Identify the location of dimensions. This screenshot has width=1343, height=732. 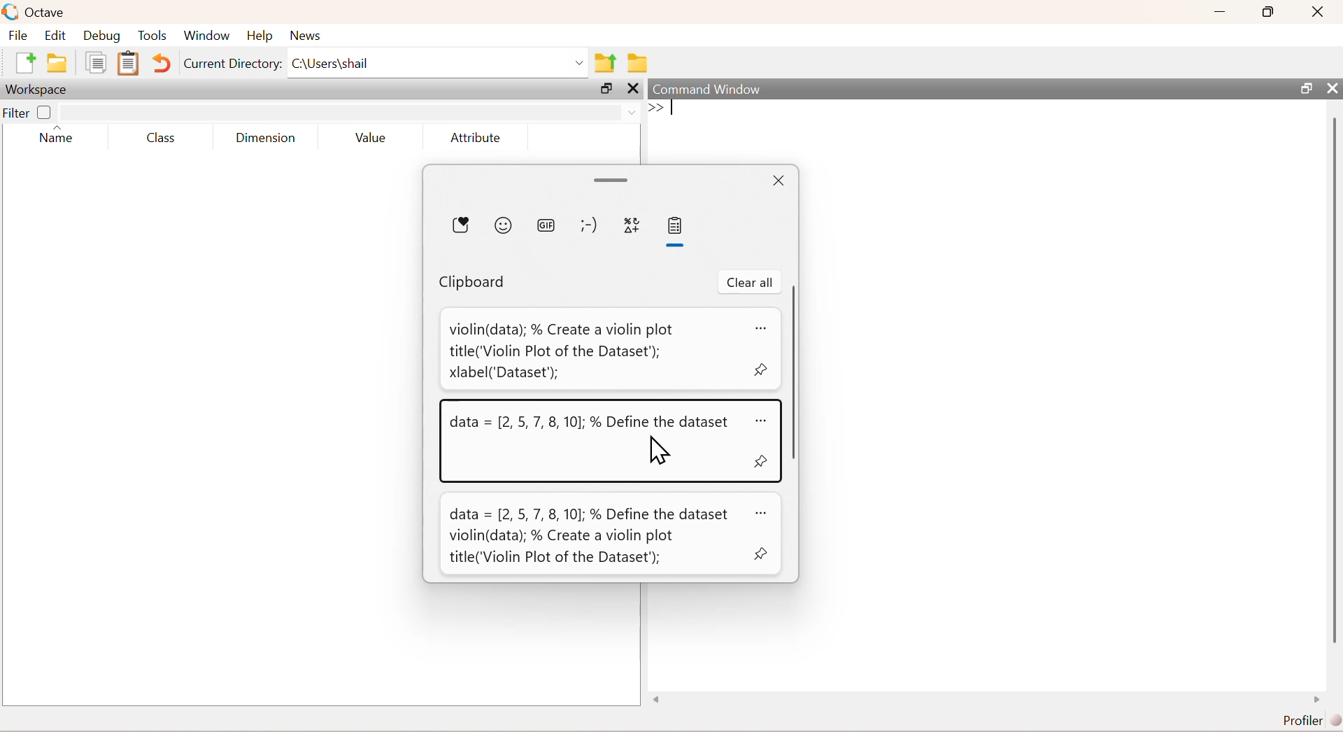
(267, 137).